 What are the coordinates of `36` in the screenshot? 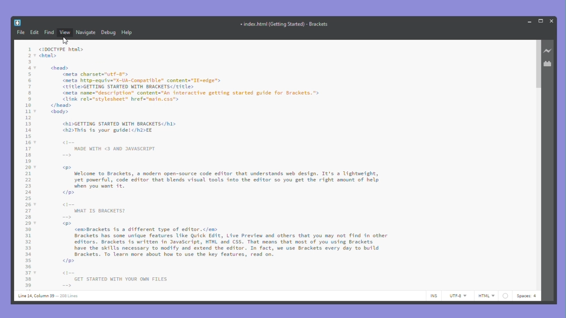 It's located at (28, 266).